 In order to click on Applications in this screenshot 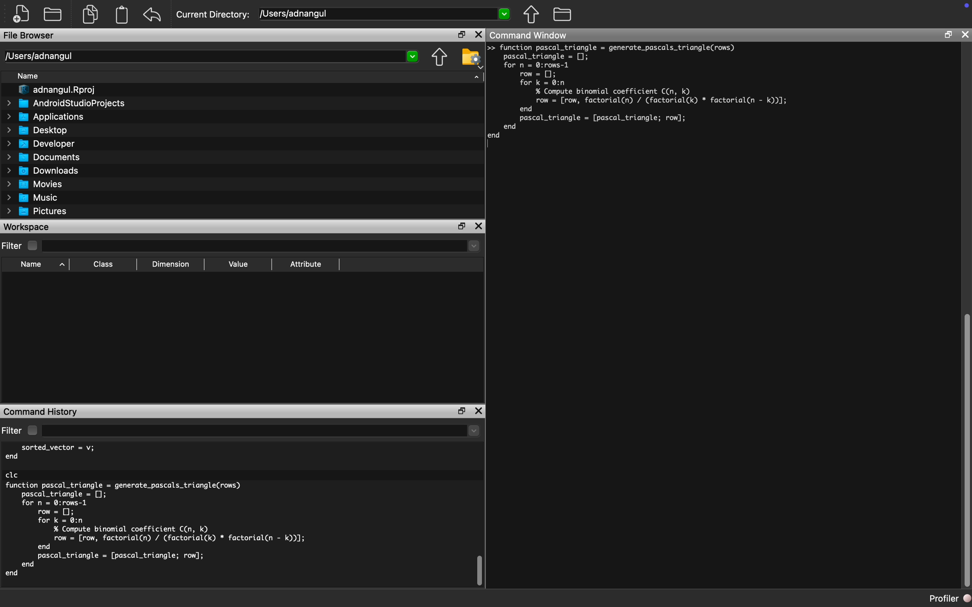, I will do `click(45, 117)`.